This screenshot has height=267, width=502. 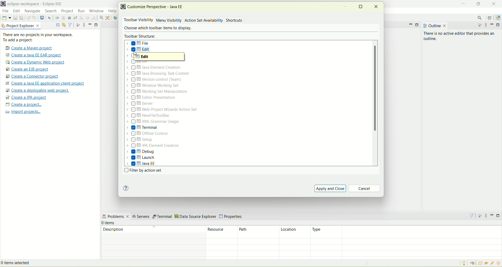 I want to click on edit, so click(x=139, y=50).